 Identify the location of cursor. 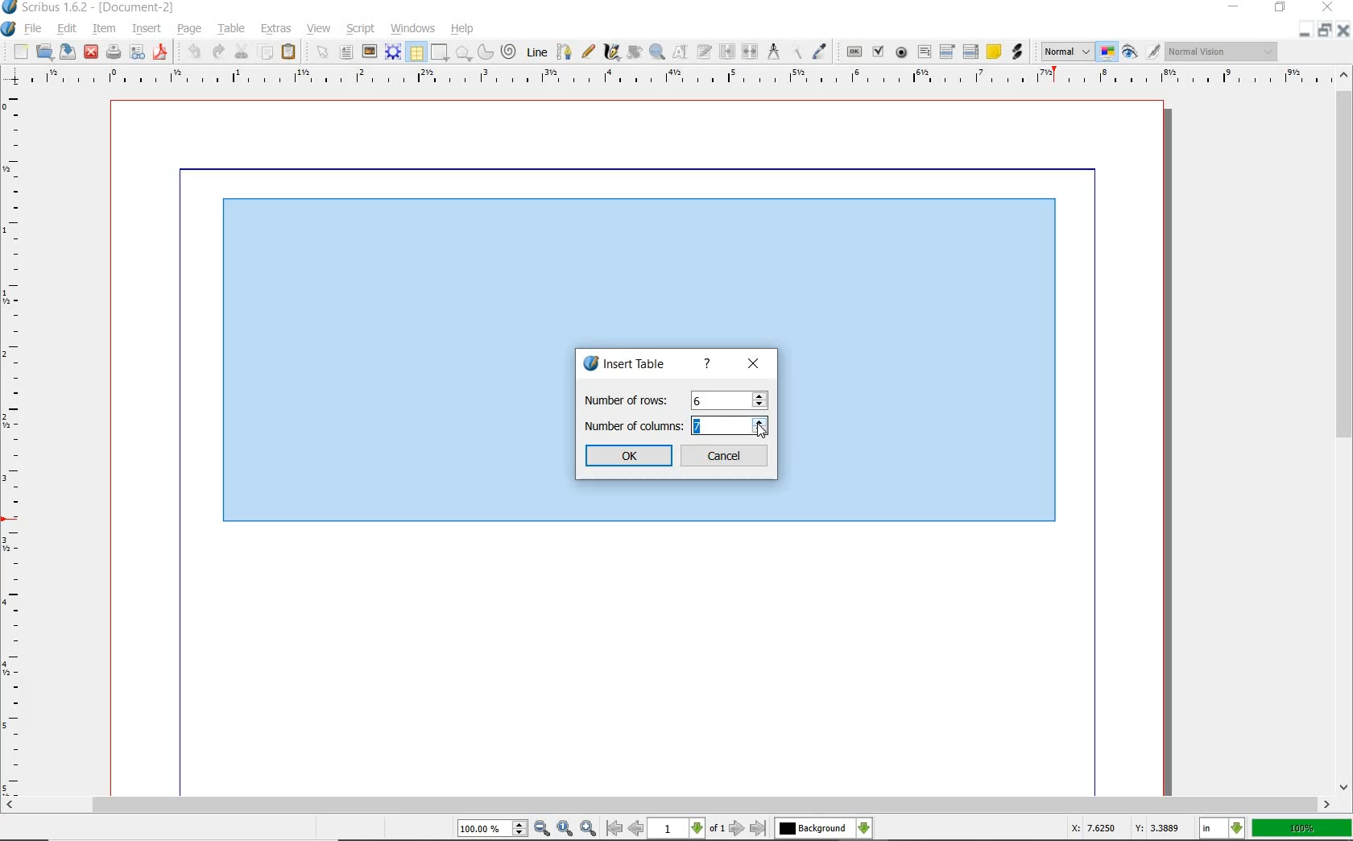
(762, 433).